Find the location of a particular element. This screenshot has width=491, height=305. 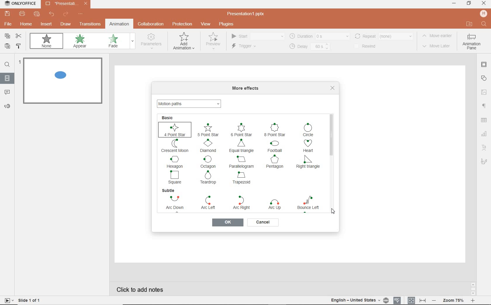

MINIMIZE is located at coordinates (454, 3).